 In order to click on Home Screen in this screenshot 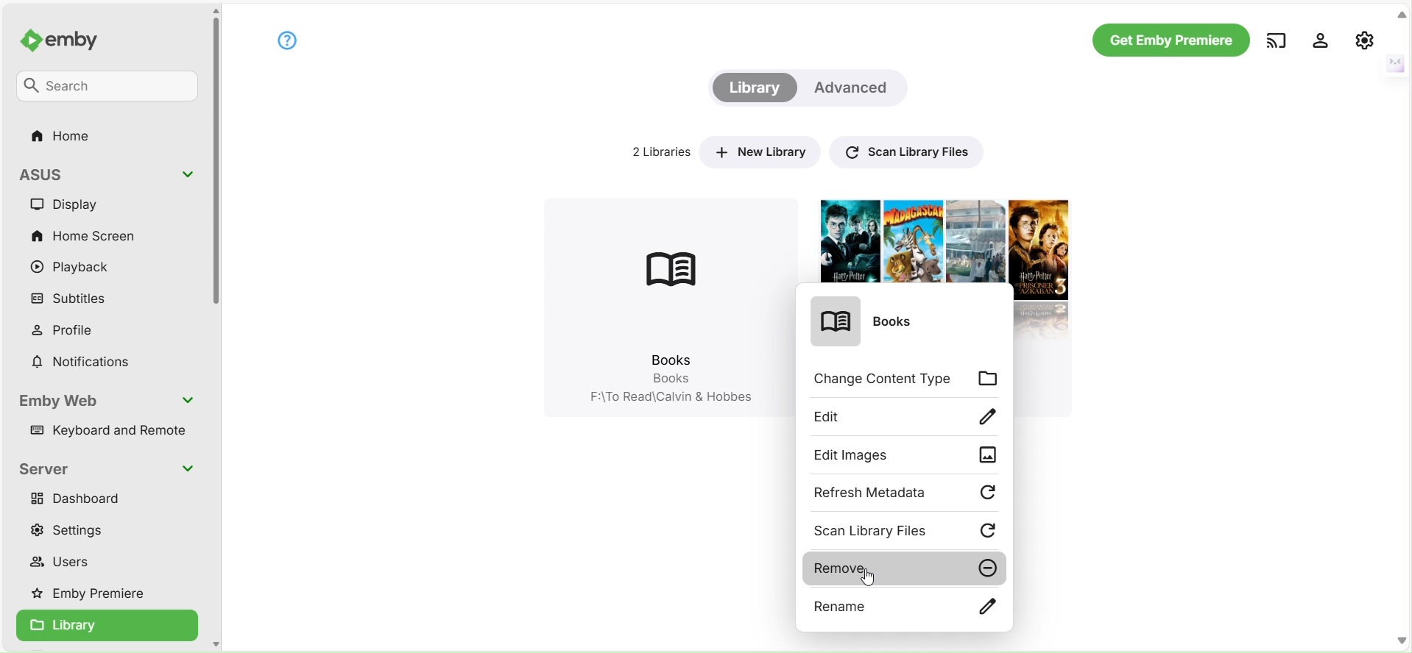, I will do `click(84, 234)`.